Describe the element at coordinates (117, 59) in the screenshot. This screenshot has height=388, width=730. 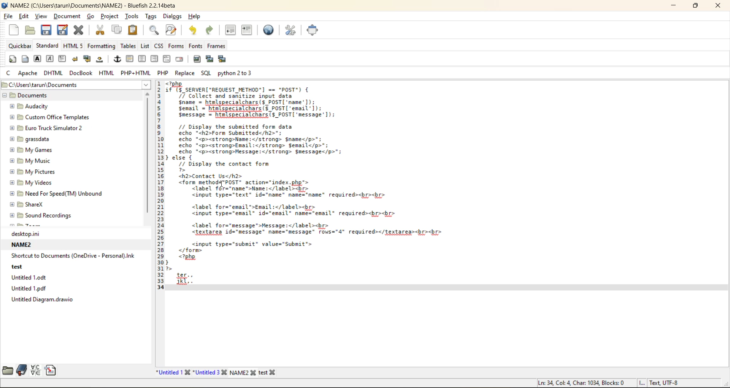
I see `anchor` at that location.